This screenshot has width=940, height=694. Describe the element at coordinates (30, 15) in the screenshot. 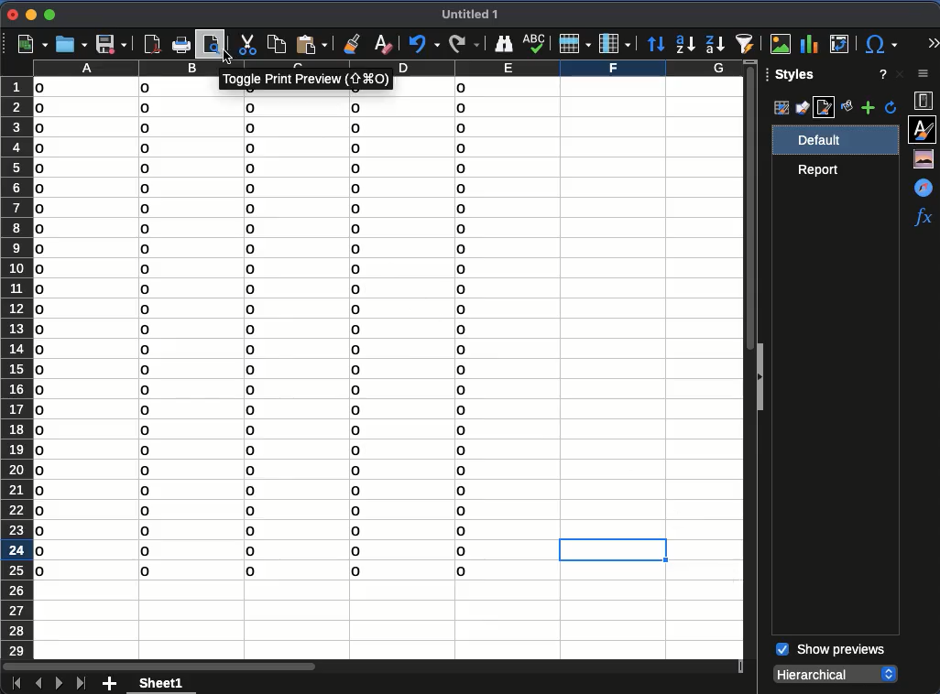

I see `minimize` at that location.